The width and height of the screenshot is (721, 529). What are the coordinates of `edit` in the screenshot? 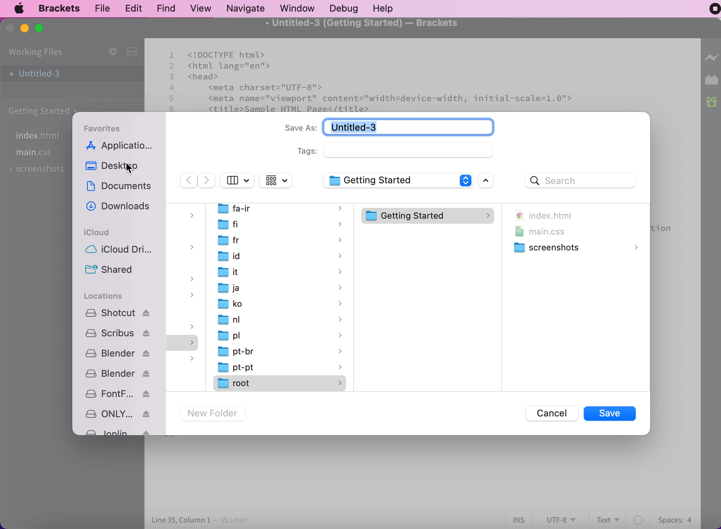 It's located at (135, 7).